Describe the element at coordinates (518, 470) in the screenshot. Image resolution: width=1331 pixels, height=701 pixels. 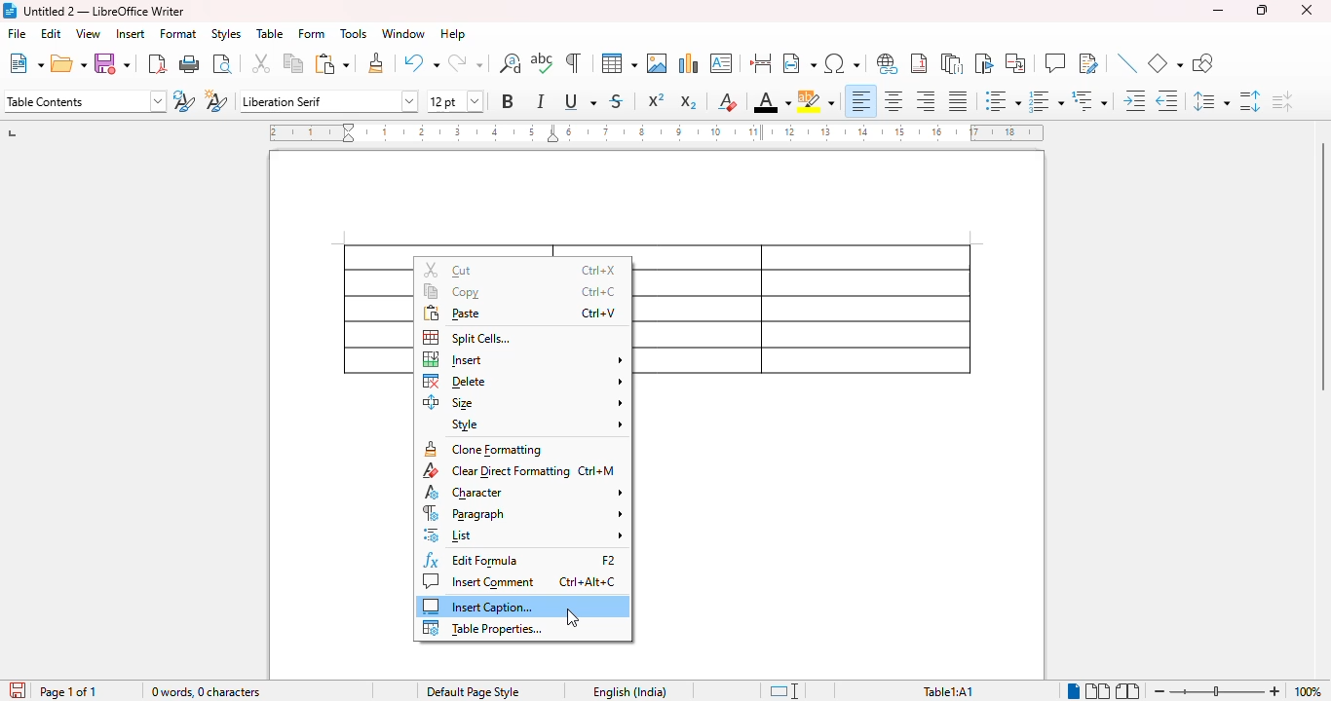
I see `clear direct formatting` at that location.